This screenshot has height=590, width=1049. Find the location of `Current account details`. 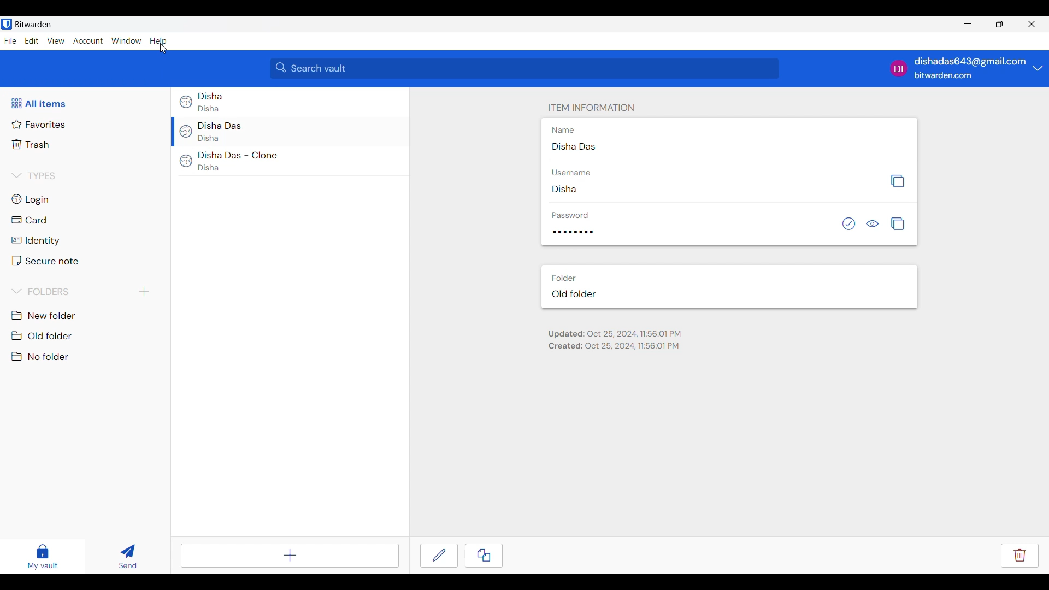

Current account details is located at coordinates (1038, 68).